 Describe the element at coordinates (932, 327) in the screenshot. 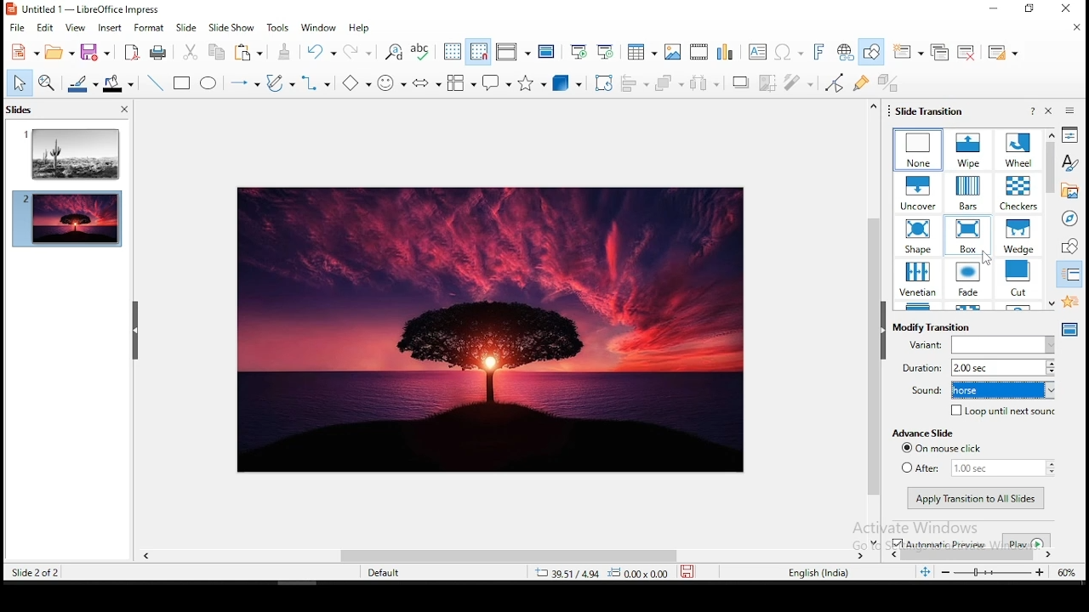

I see `modify transition` at that location.